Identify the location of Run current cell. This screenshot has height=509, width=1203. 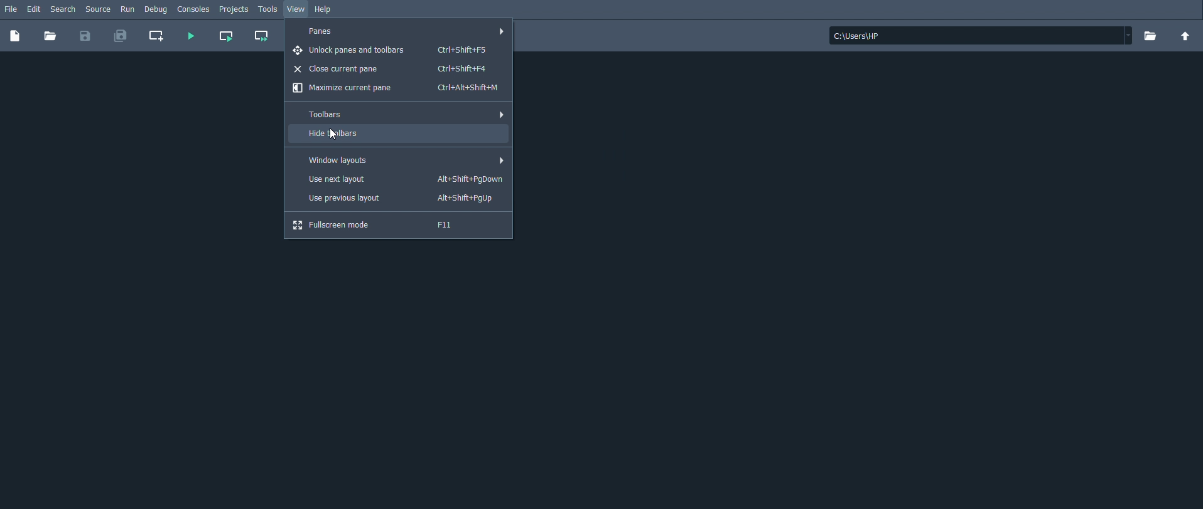
(227, 36).